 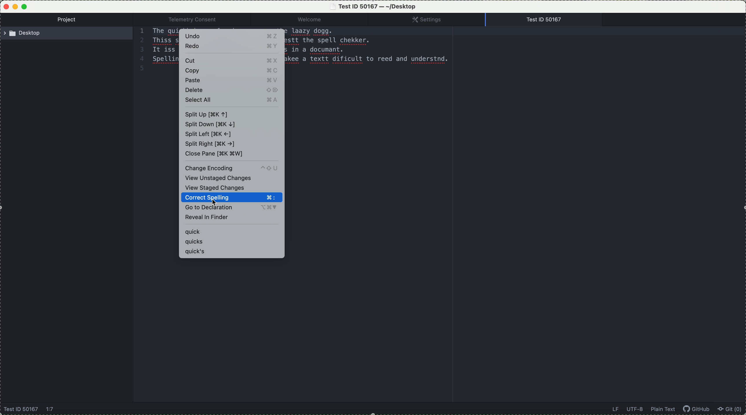 What do you see at coordinates (5, 6) in the screenshot?
I see `close program` at bounding box center [5, 6].